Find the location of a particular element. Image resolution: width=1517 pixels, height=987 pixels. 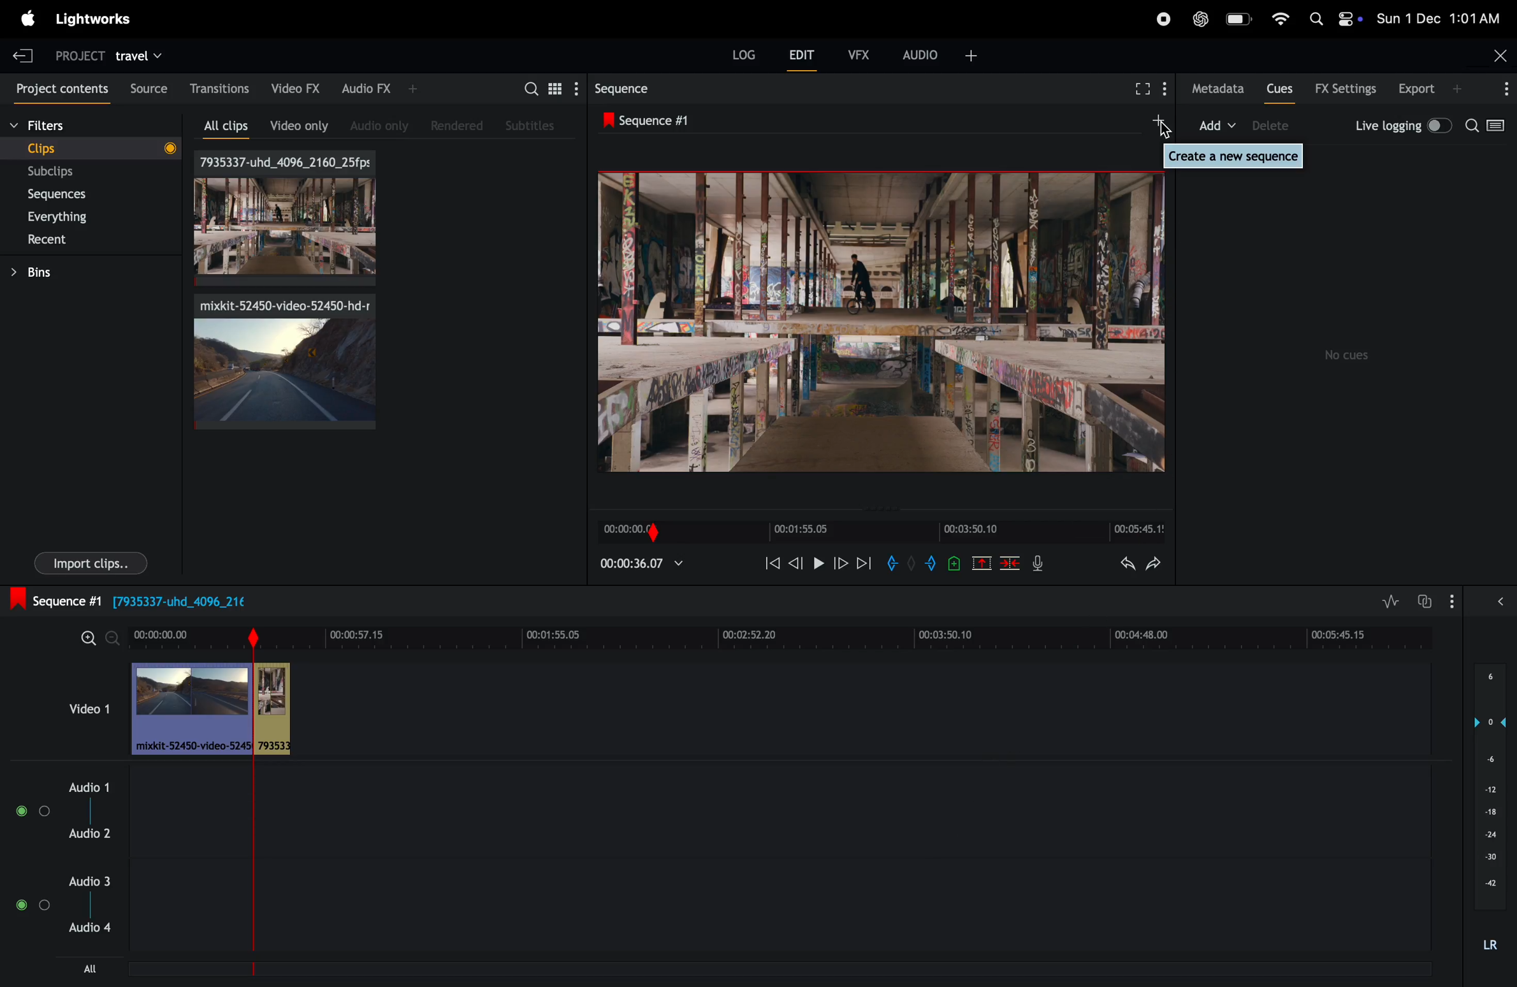

import clips is located at coordinates (91, 562).